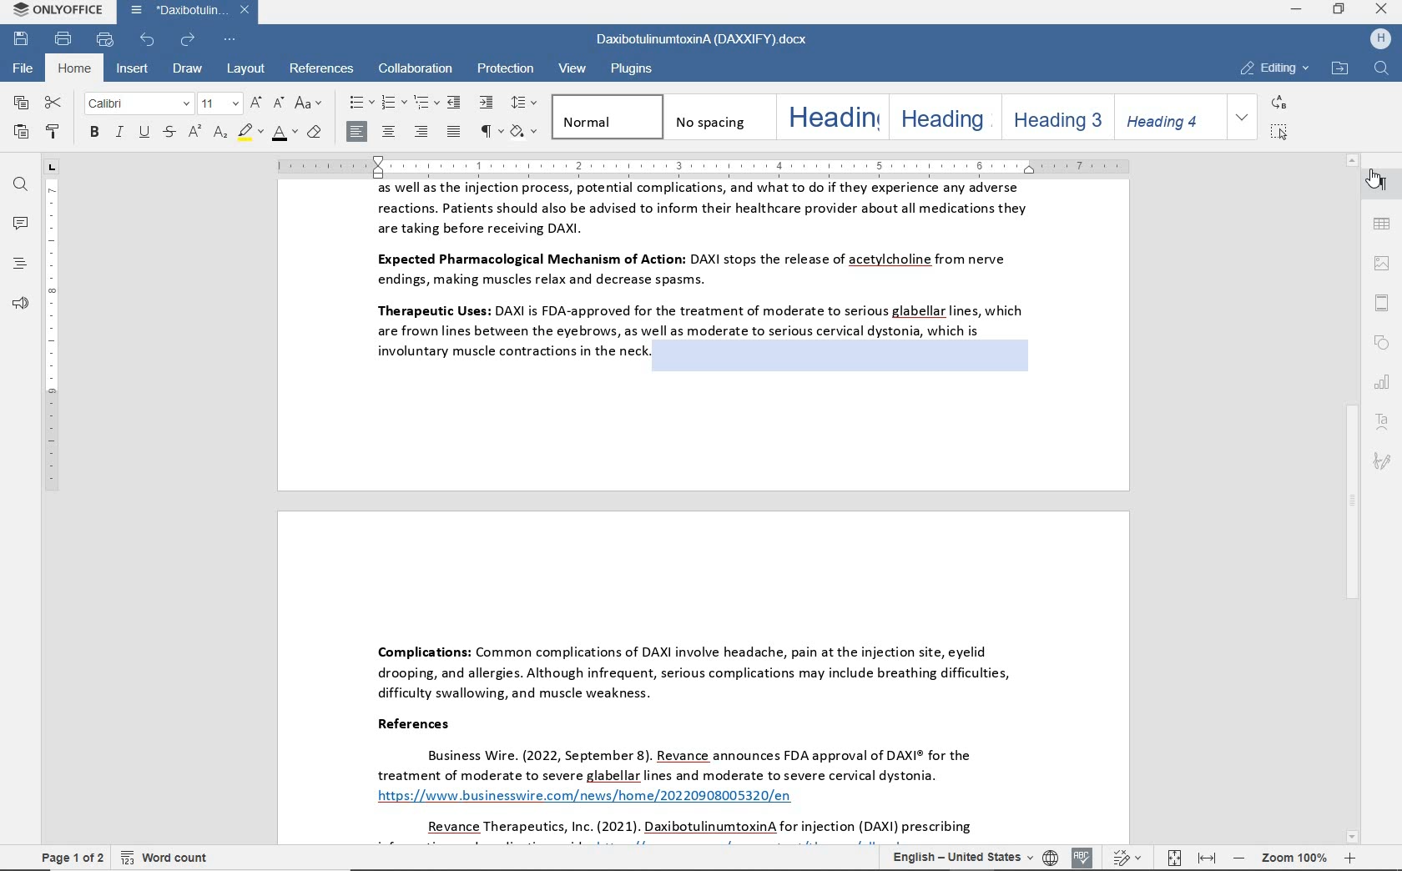 The width and height of the screenshot is (1402, 871). Describe the element at coordinates (21, 186) in the screenshot. I see `find` at that location.